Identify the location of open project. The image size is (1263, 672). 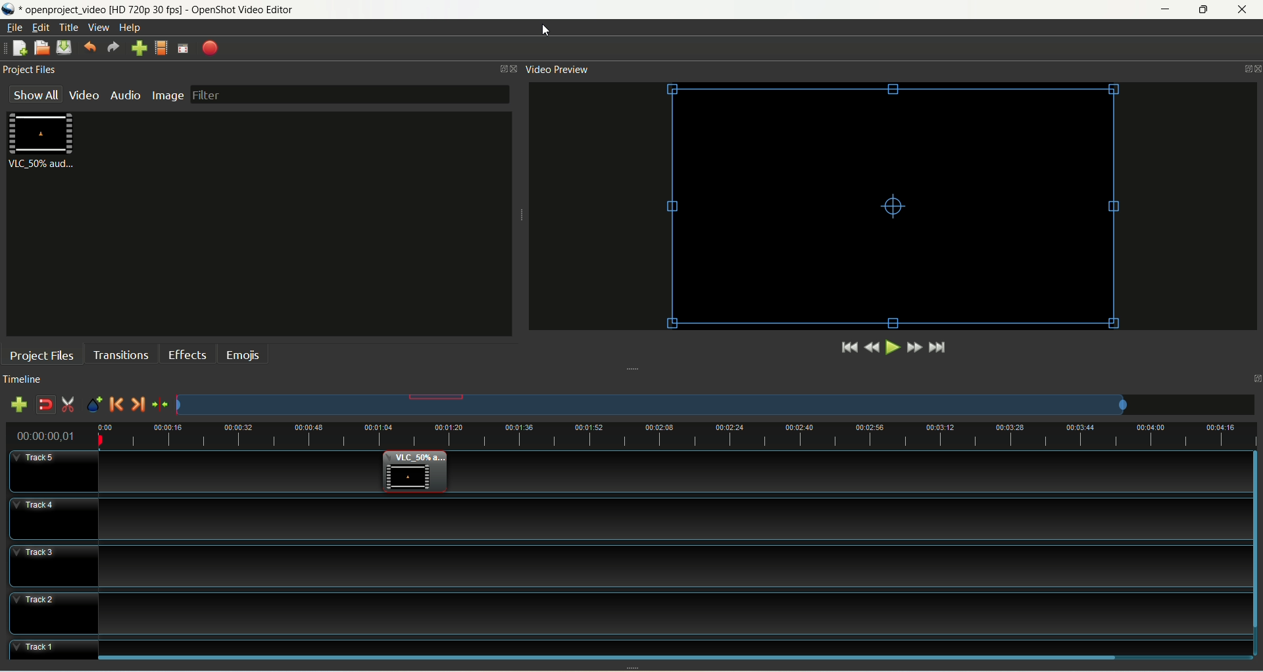
(41, 47).